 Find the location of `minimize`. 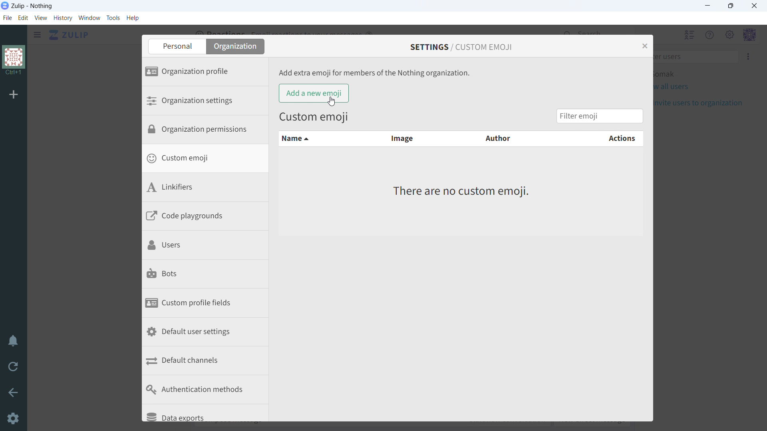

minimize is located at coordinates (708, 6).